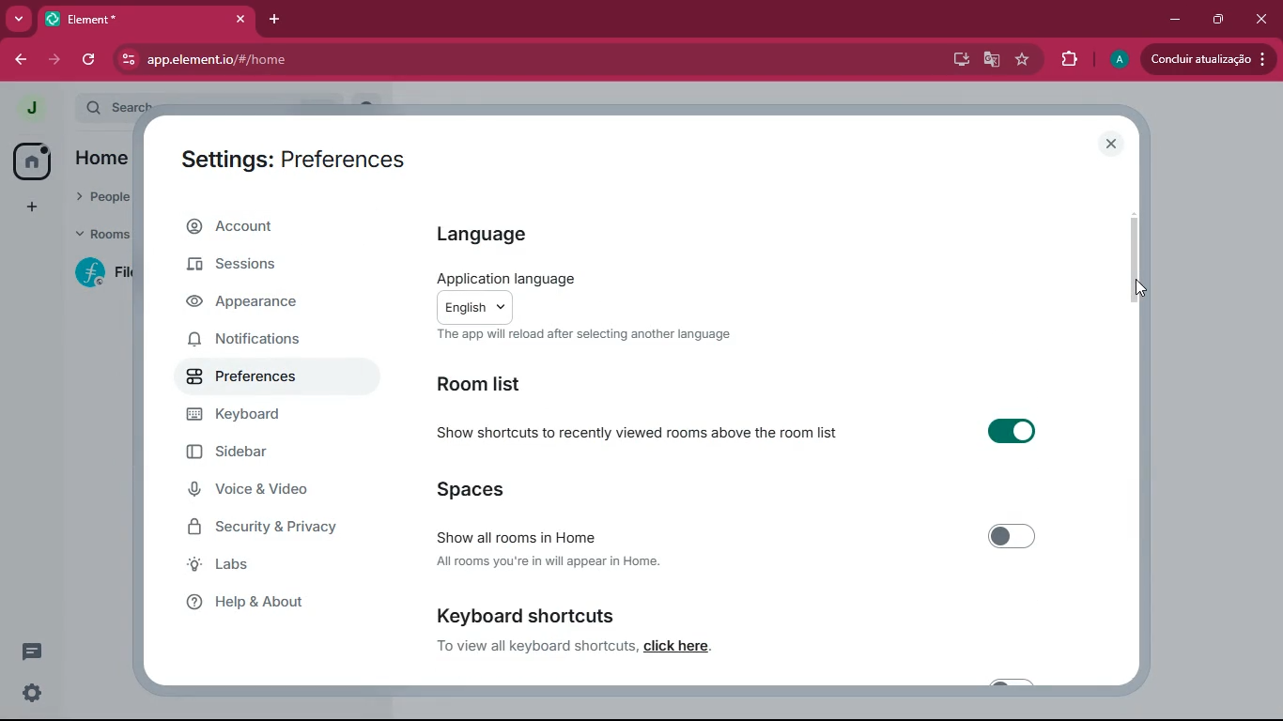 This screenshot has height=721, width=1283. Describe the element at coordinates (36, 160) in the screenshot. I see `home` at that location.